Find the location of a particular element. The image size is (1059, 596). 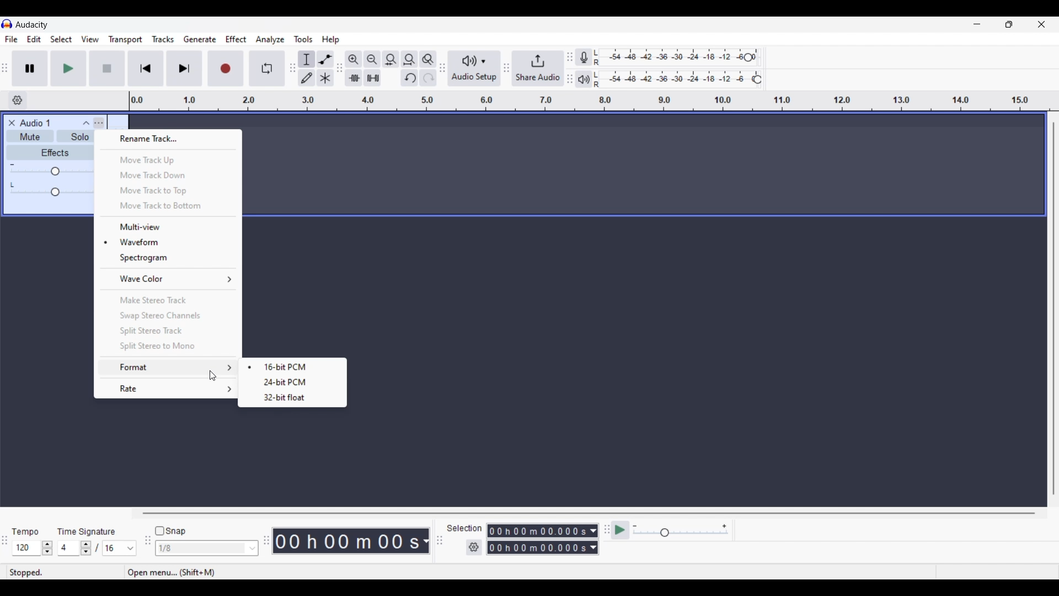

Increase playback speed to maximum  is located at coordinates (725, 526).